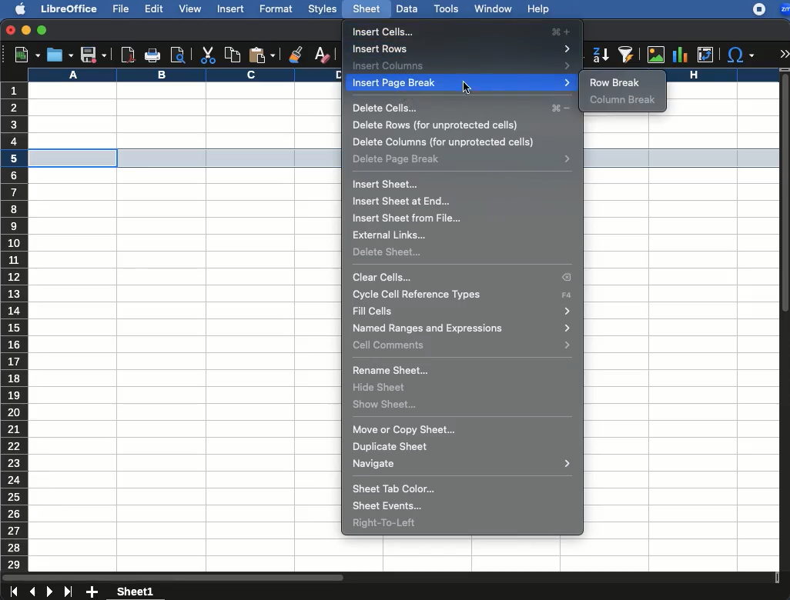  What do you see at coordinates (92, 593) in the screenshot?
I see `add` at bounding box center [92, 593].